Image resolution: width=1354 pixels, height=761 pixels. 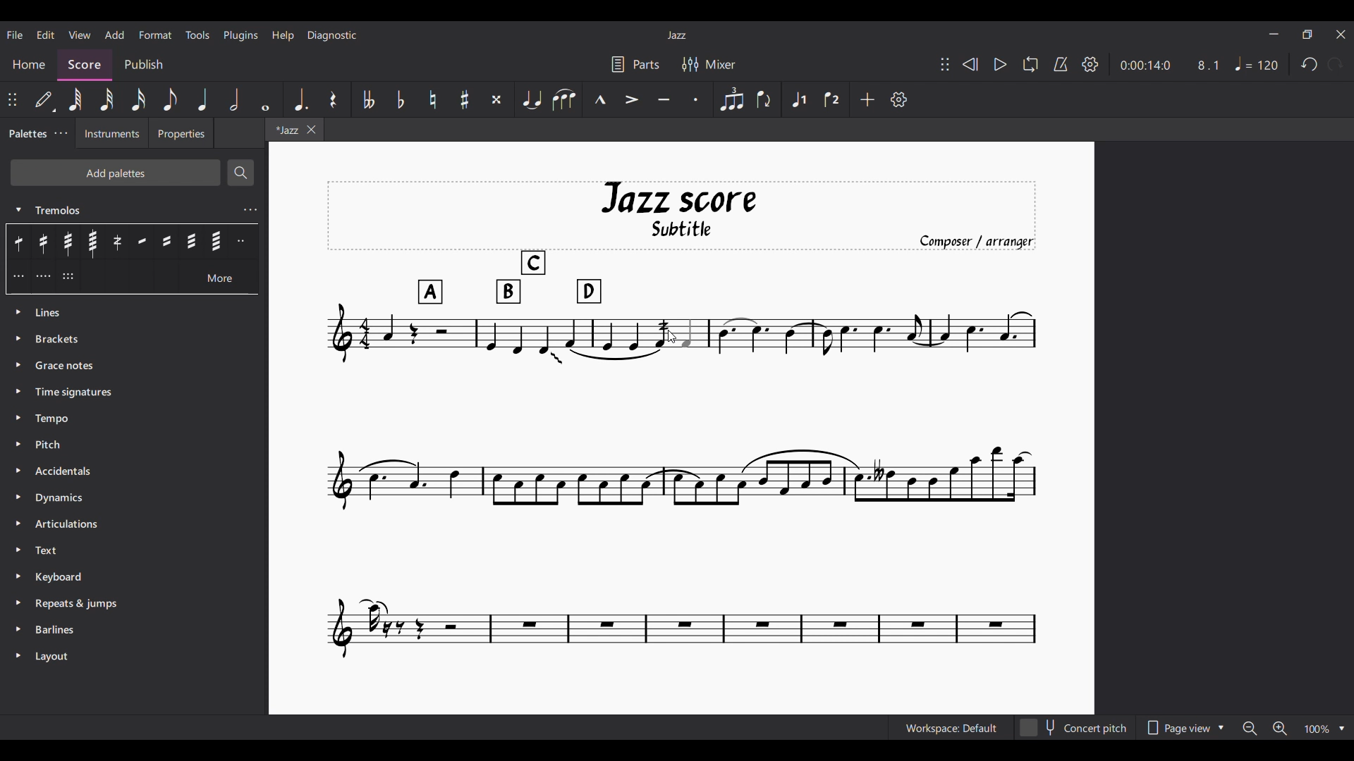 What do you see at coordinates (14, 35) in the screenshot?
I see `File` at bounding box center [14, 35].